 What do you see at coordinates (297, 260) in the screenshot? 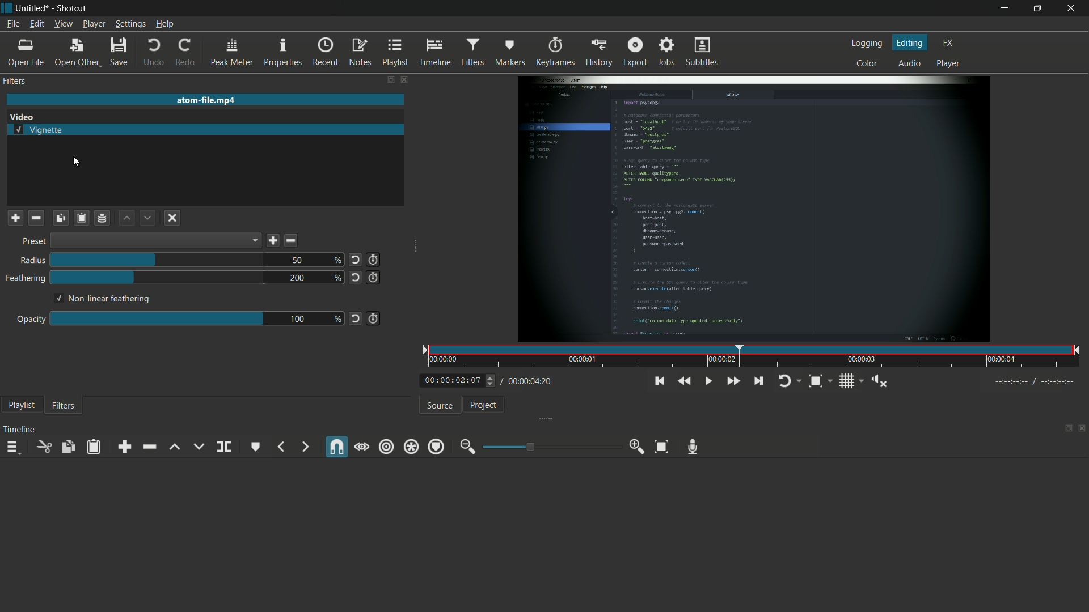
I see `50` at bounding box center [297, 260].